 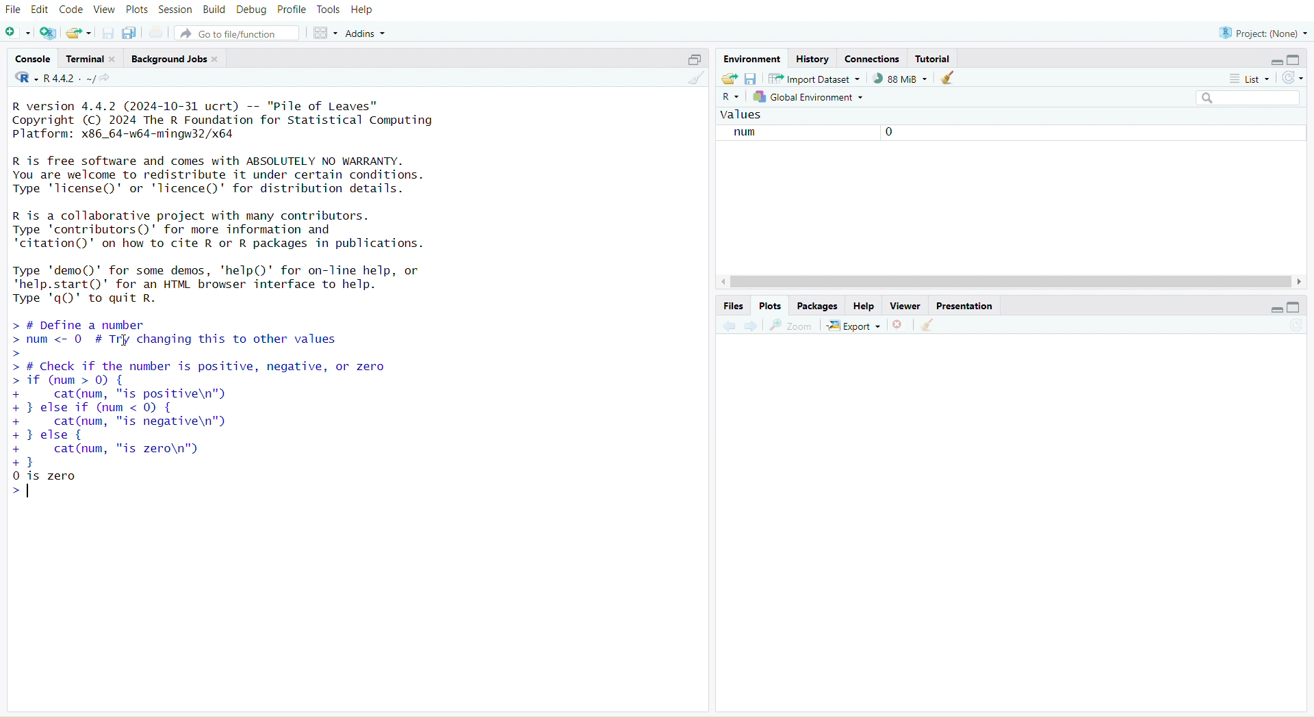 I want to click on plots, so click(x=137, y=10).